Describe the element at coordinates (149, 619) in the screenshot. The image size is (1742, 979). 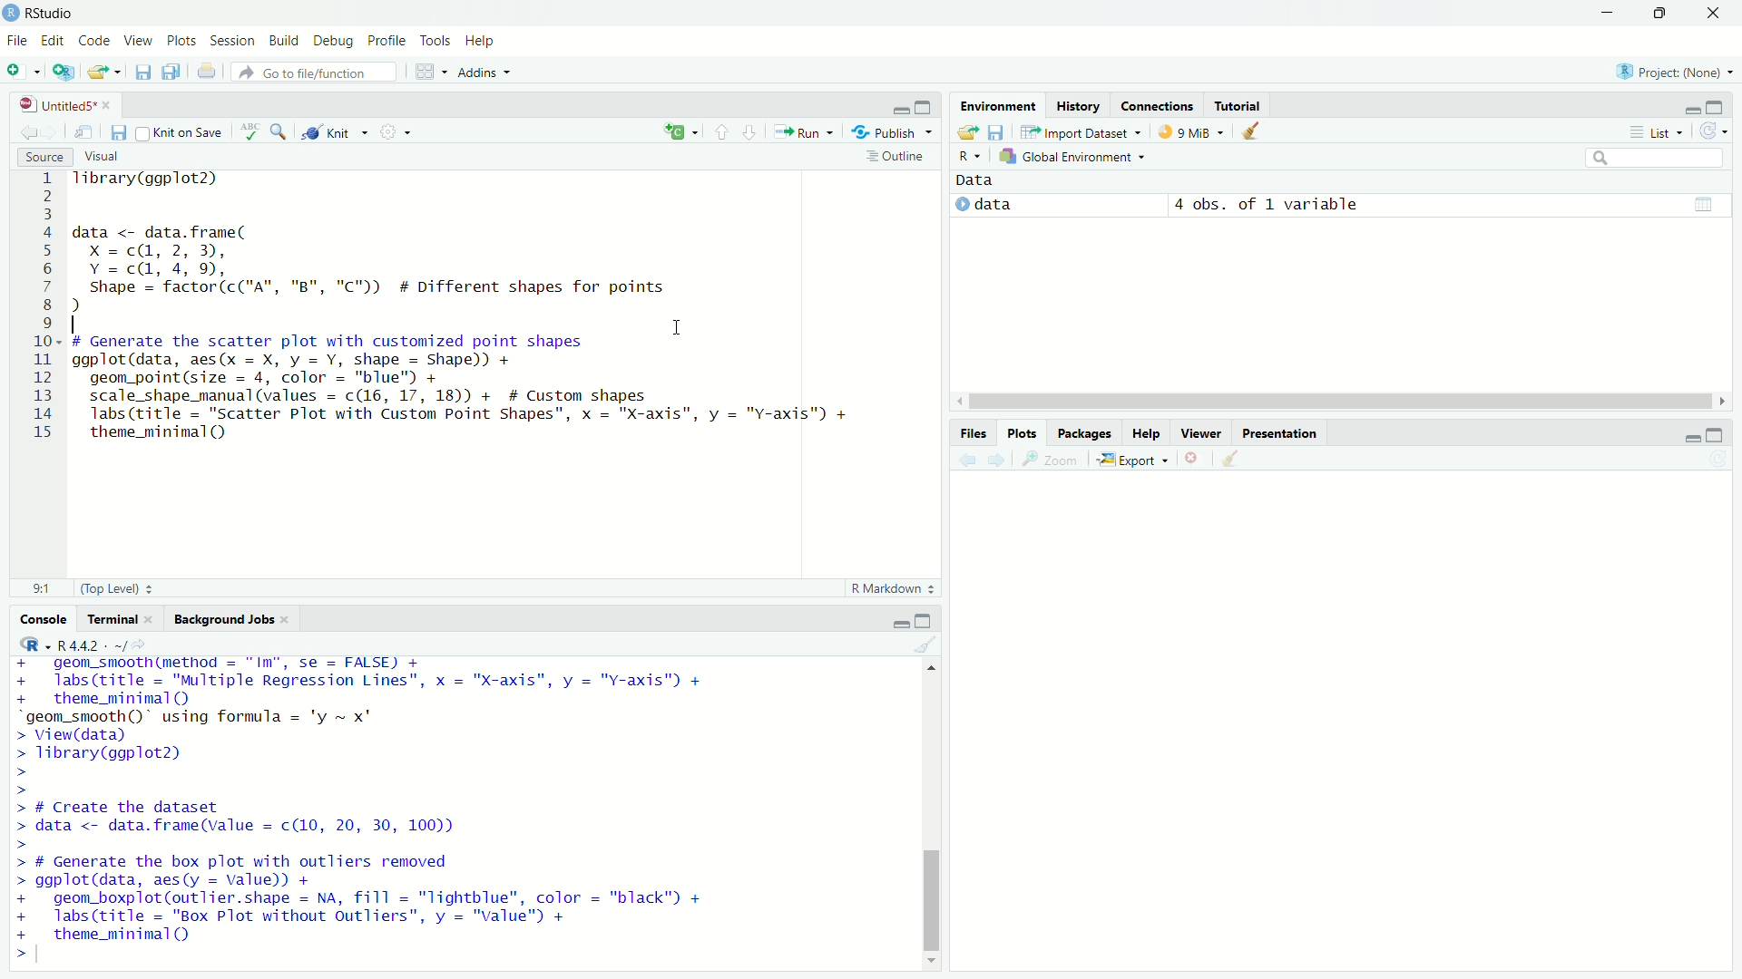
I see `close` at that location.